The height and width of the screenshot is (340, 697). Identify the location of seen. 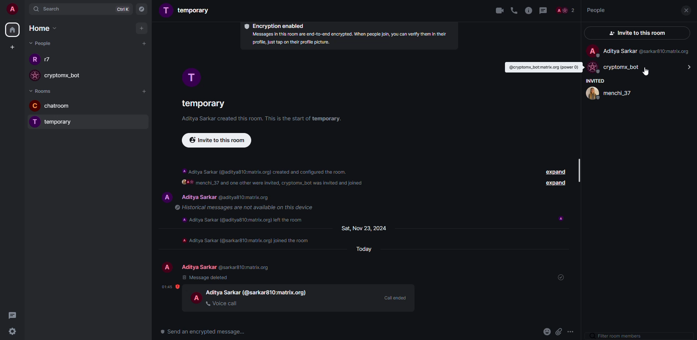
(561, 219).